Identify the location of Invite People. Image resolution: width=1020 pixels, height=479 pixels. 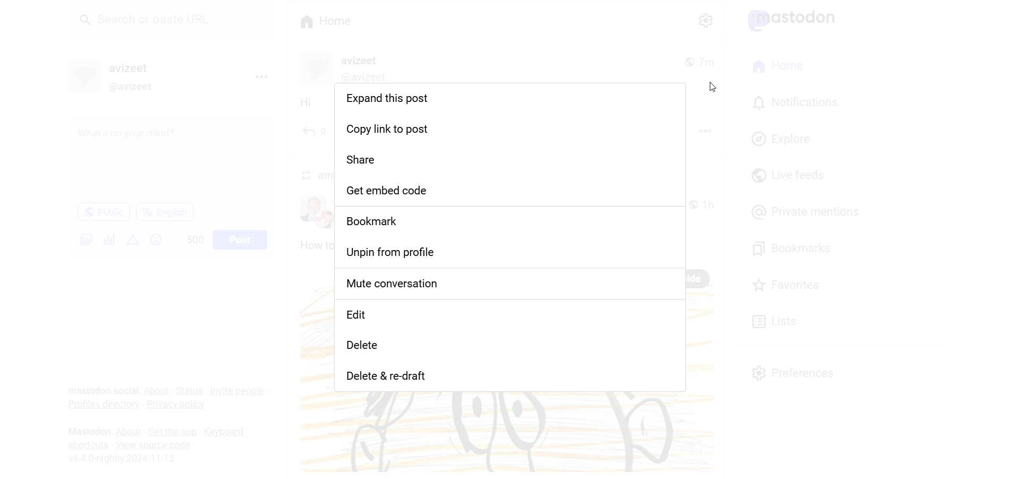
(239, 390).